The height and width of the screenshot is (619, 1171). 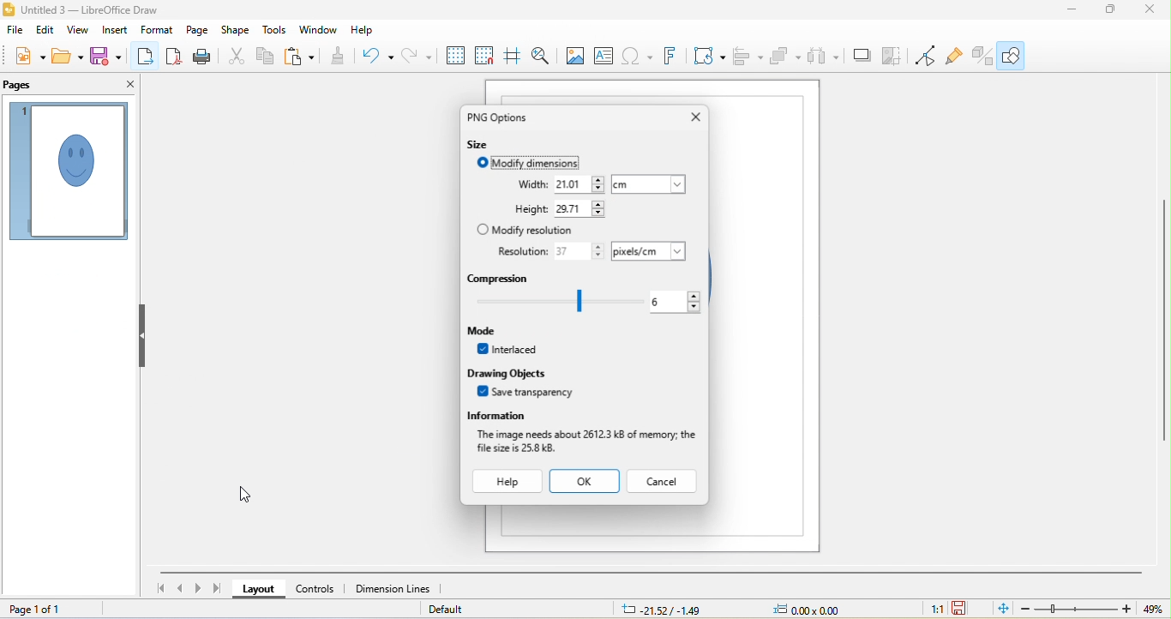 I want to click on PNG options, so click(x=502, y=119).